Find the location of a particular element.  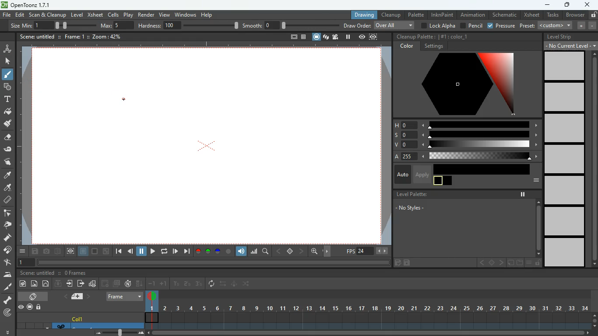

3 is located at coordinates (198, 284).